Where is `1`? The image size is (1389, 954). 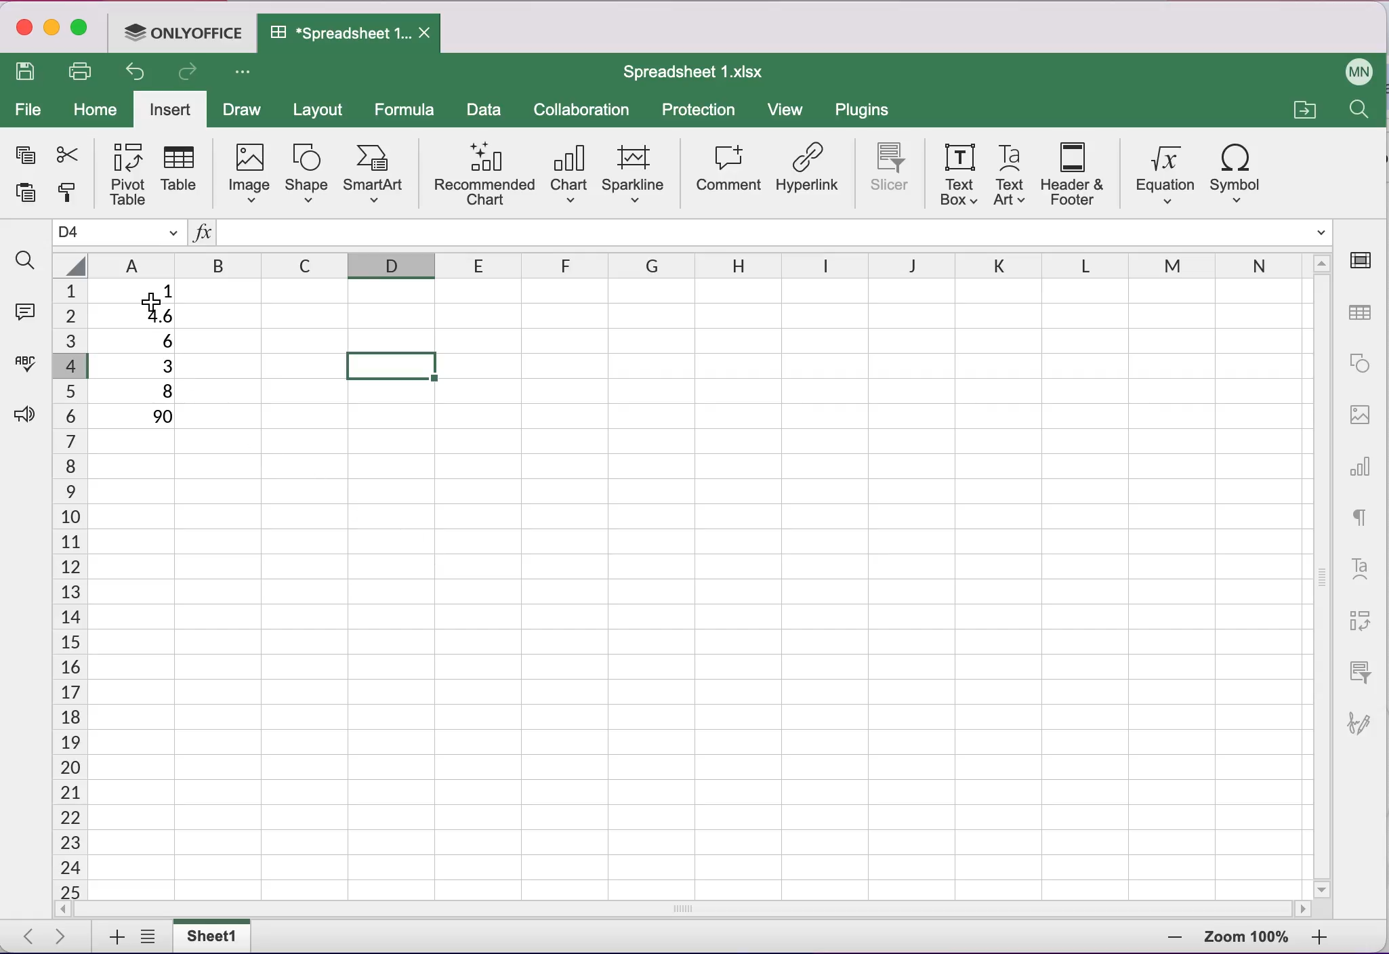 1 is located at coordinates (133, 290).